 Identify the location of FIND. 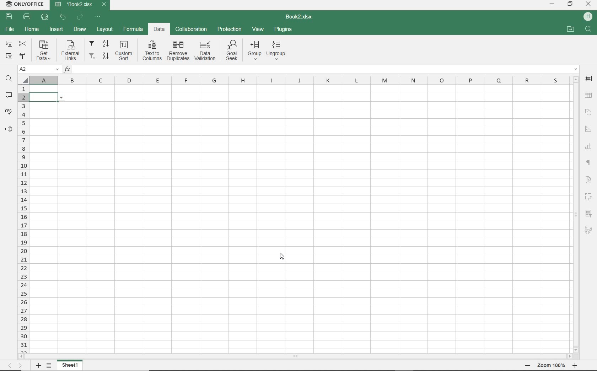
(589, 30).